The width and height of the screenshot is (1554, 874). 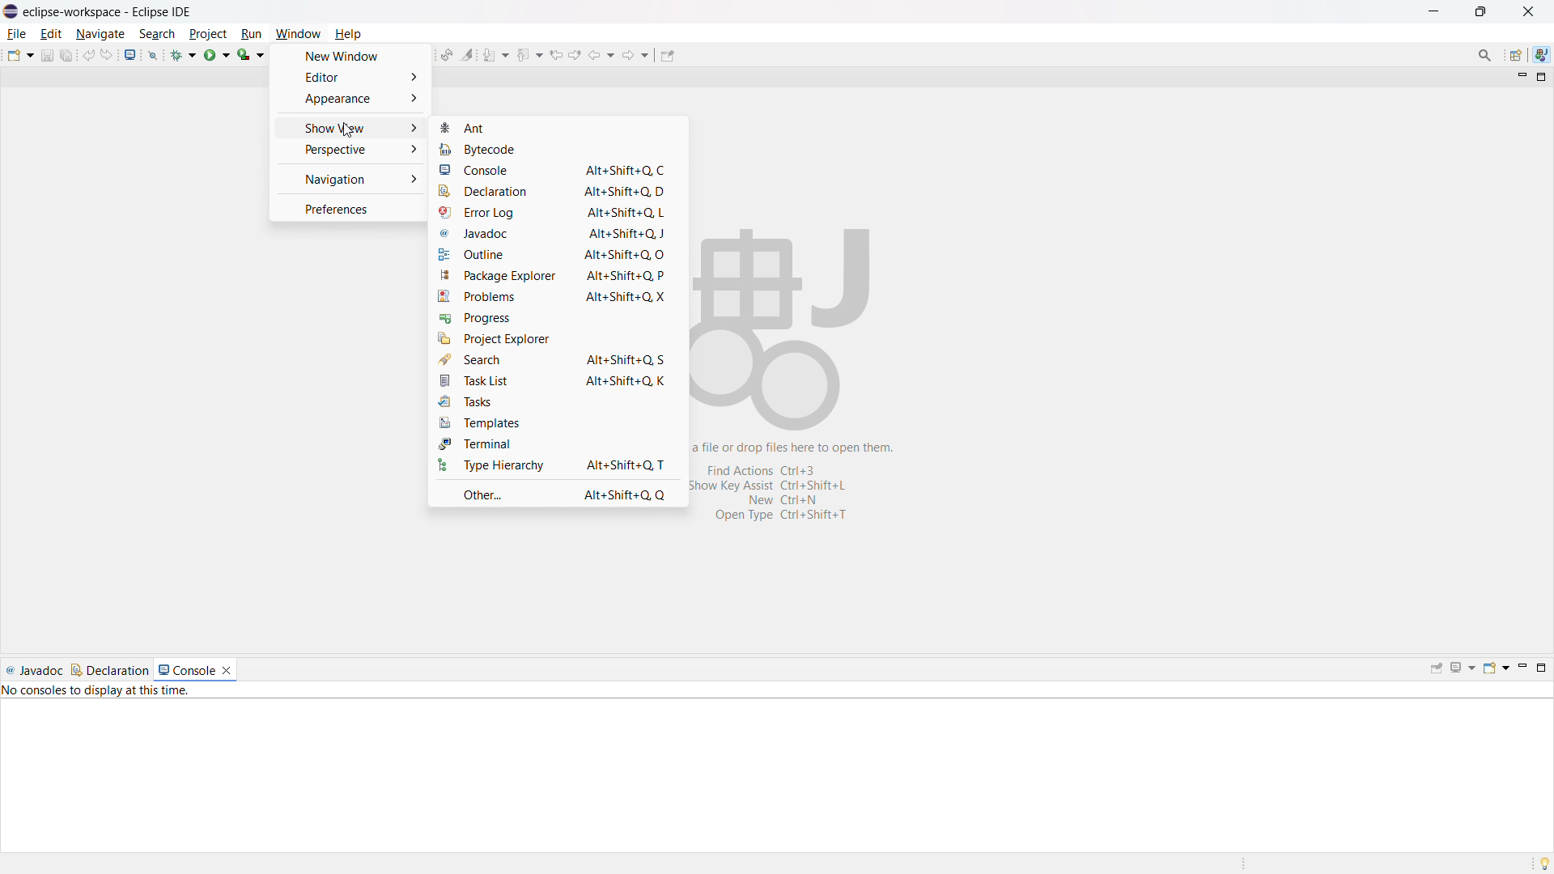 I want to click on next annotation, so click(x=497, y=54).